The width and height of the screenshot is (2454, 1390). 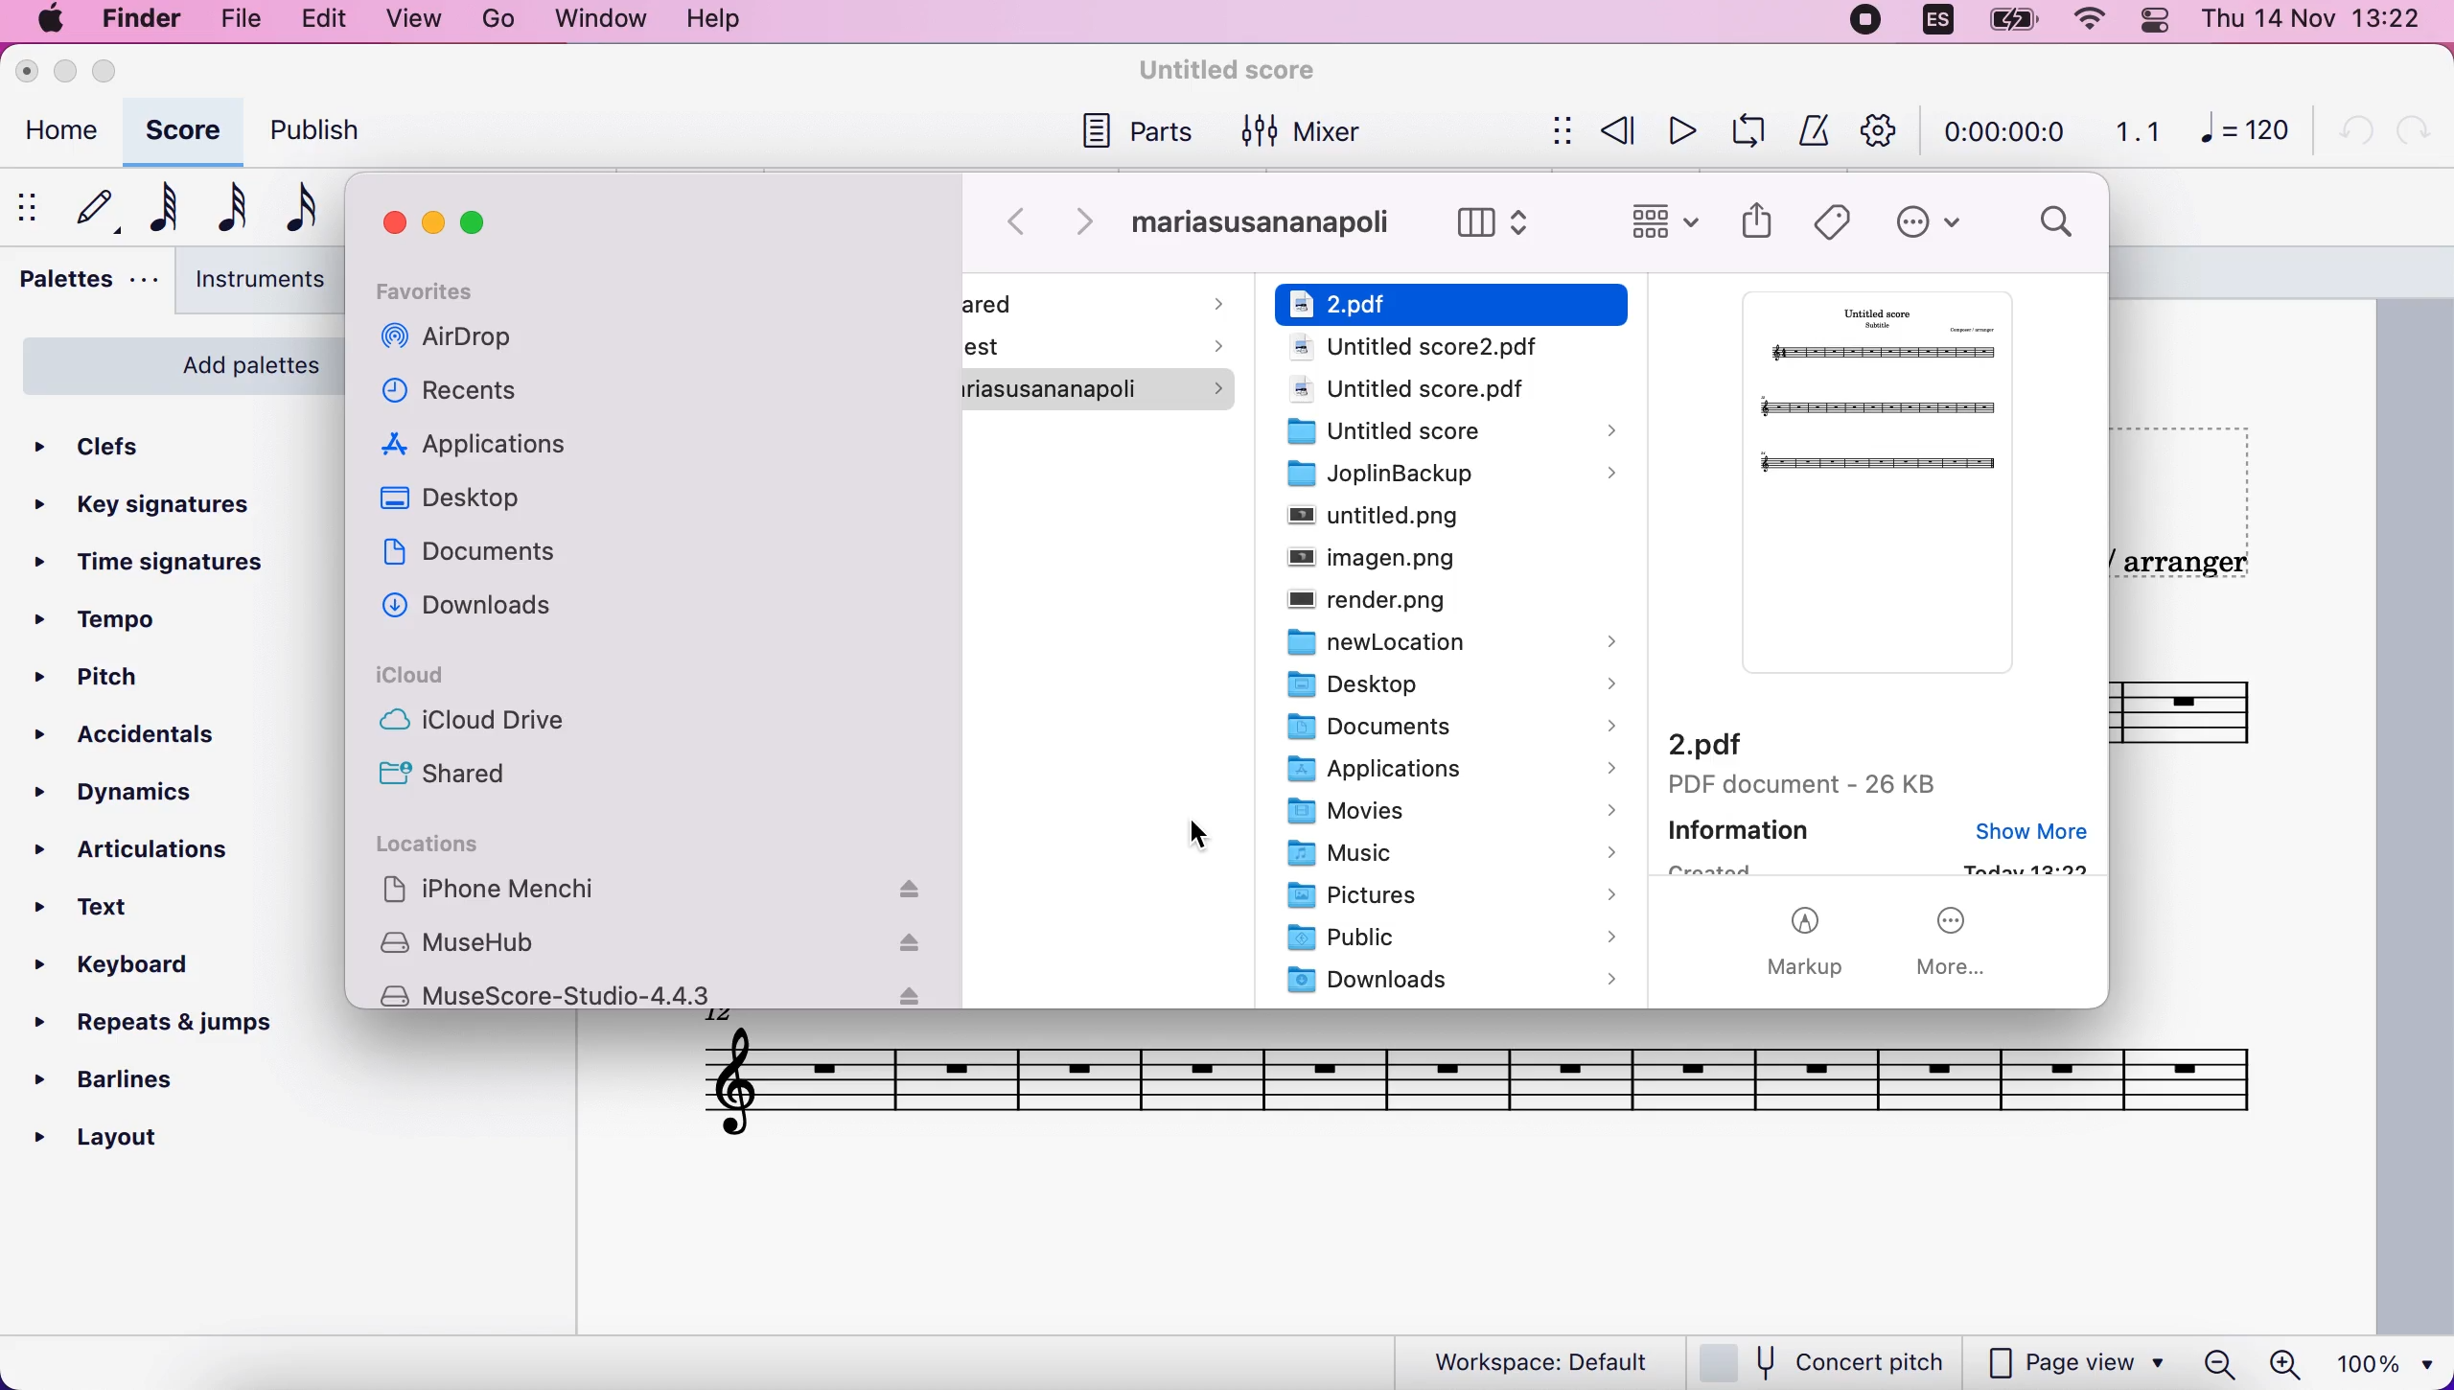 I want to click on wifi, so click(x=2073, y=21).